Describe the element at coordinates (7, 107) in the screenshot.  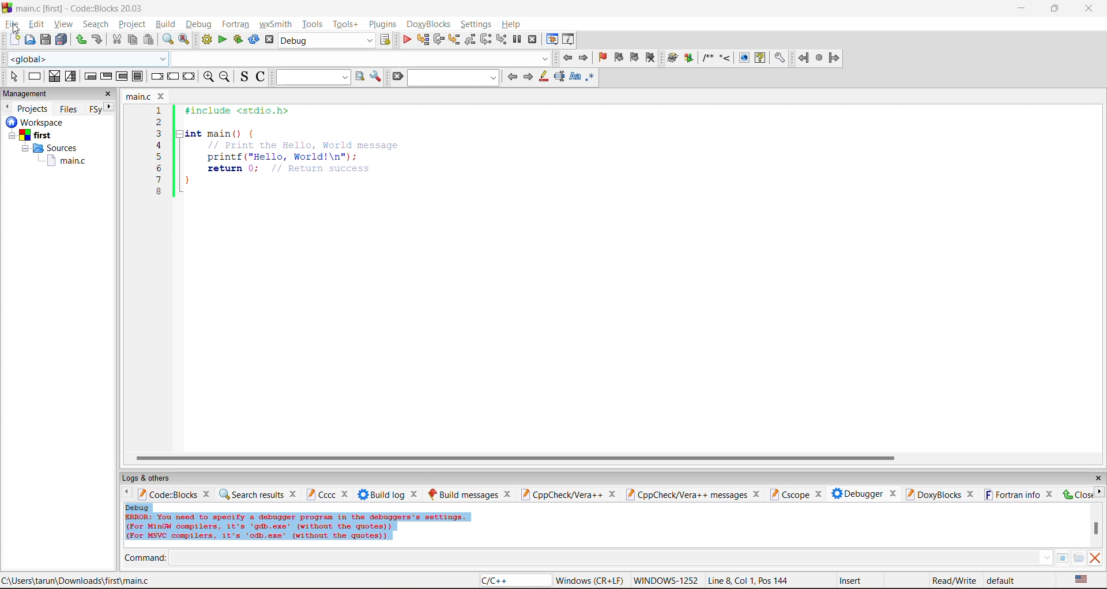
I see `previous` at that location.